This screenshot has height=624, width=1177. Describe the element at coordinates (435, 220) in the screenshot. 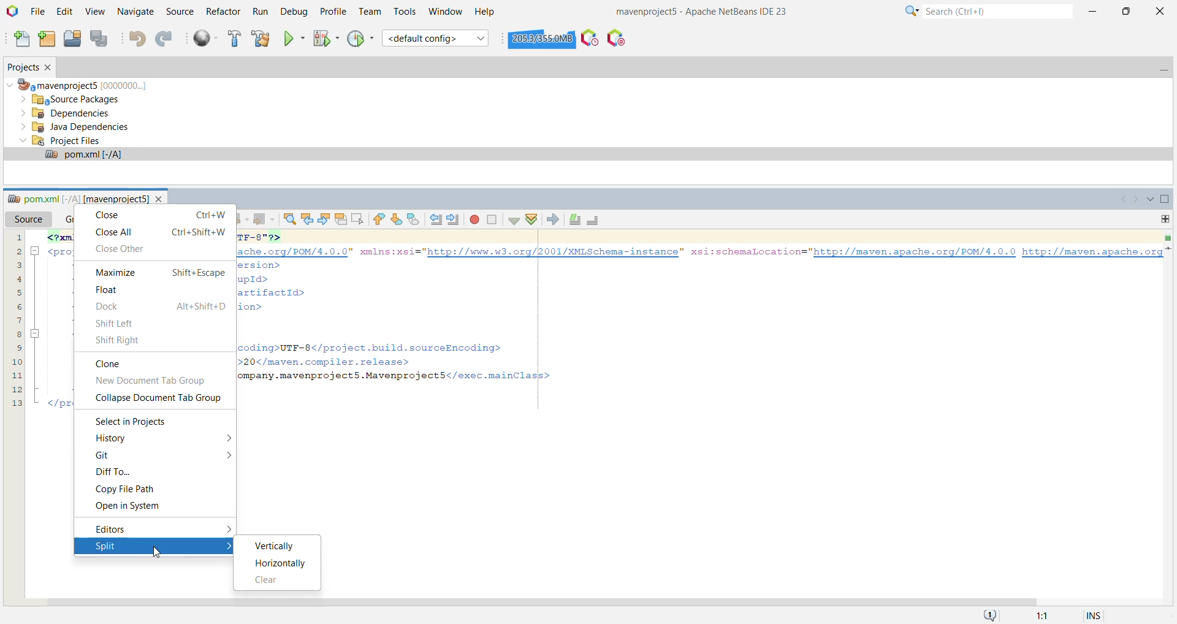

I see `Shift Line Left` at that location.